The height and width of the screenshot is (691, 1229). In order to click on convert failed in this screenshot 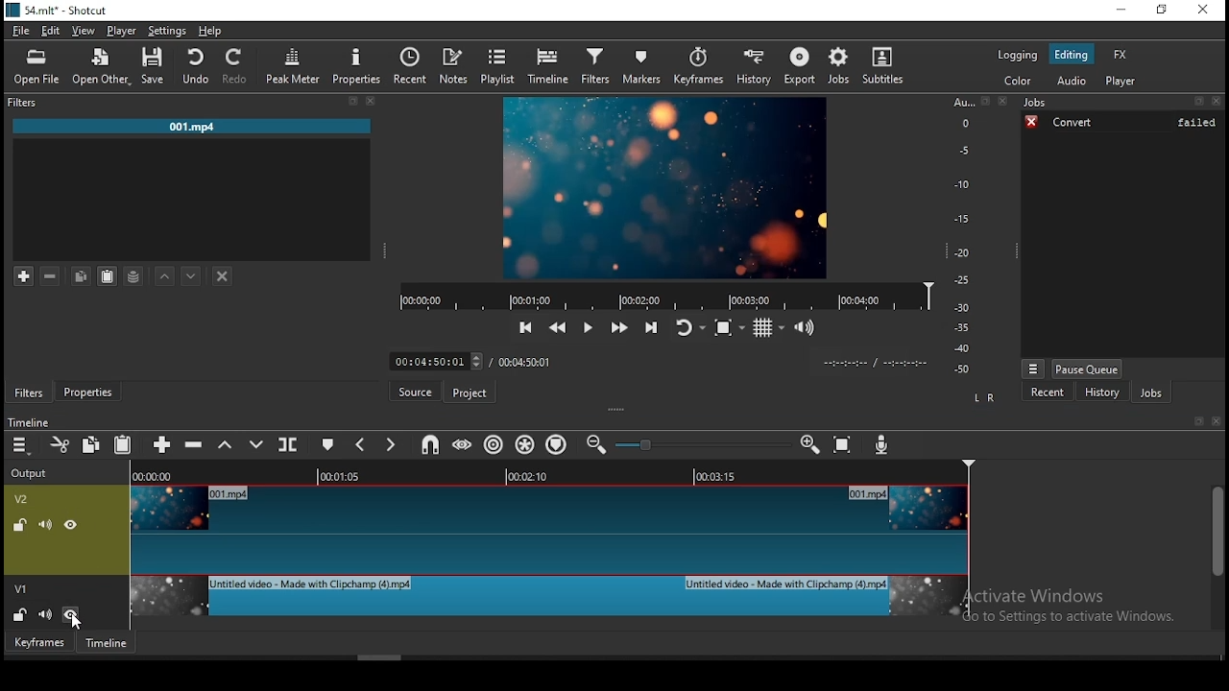, I will do `click(1121, 122)`.